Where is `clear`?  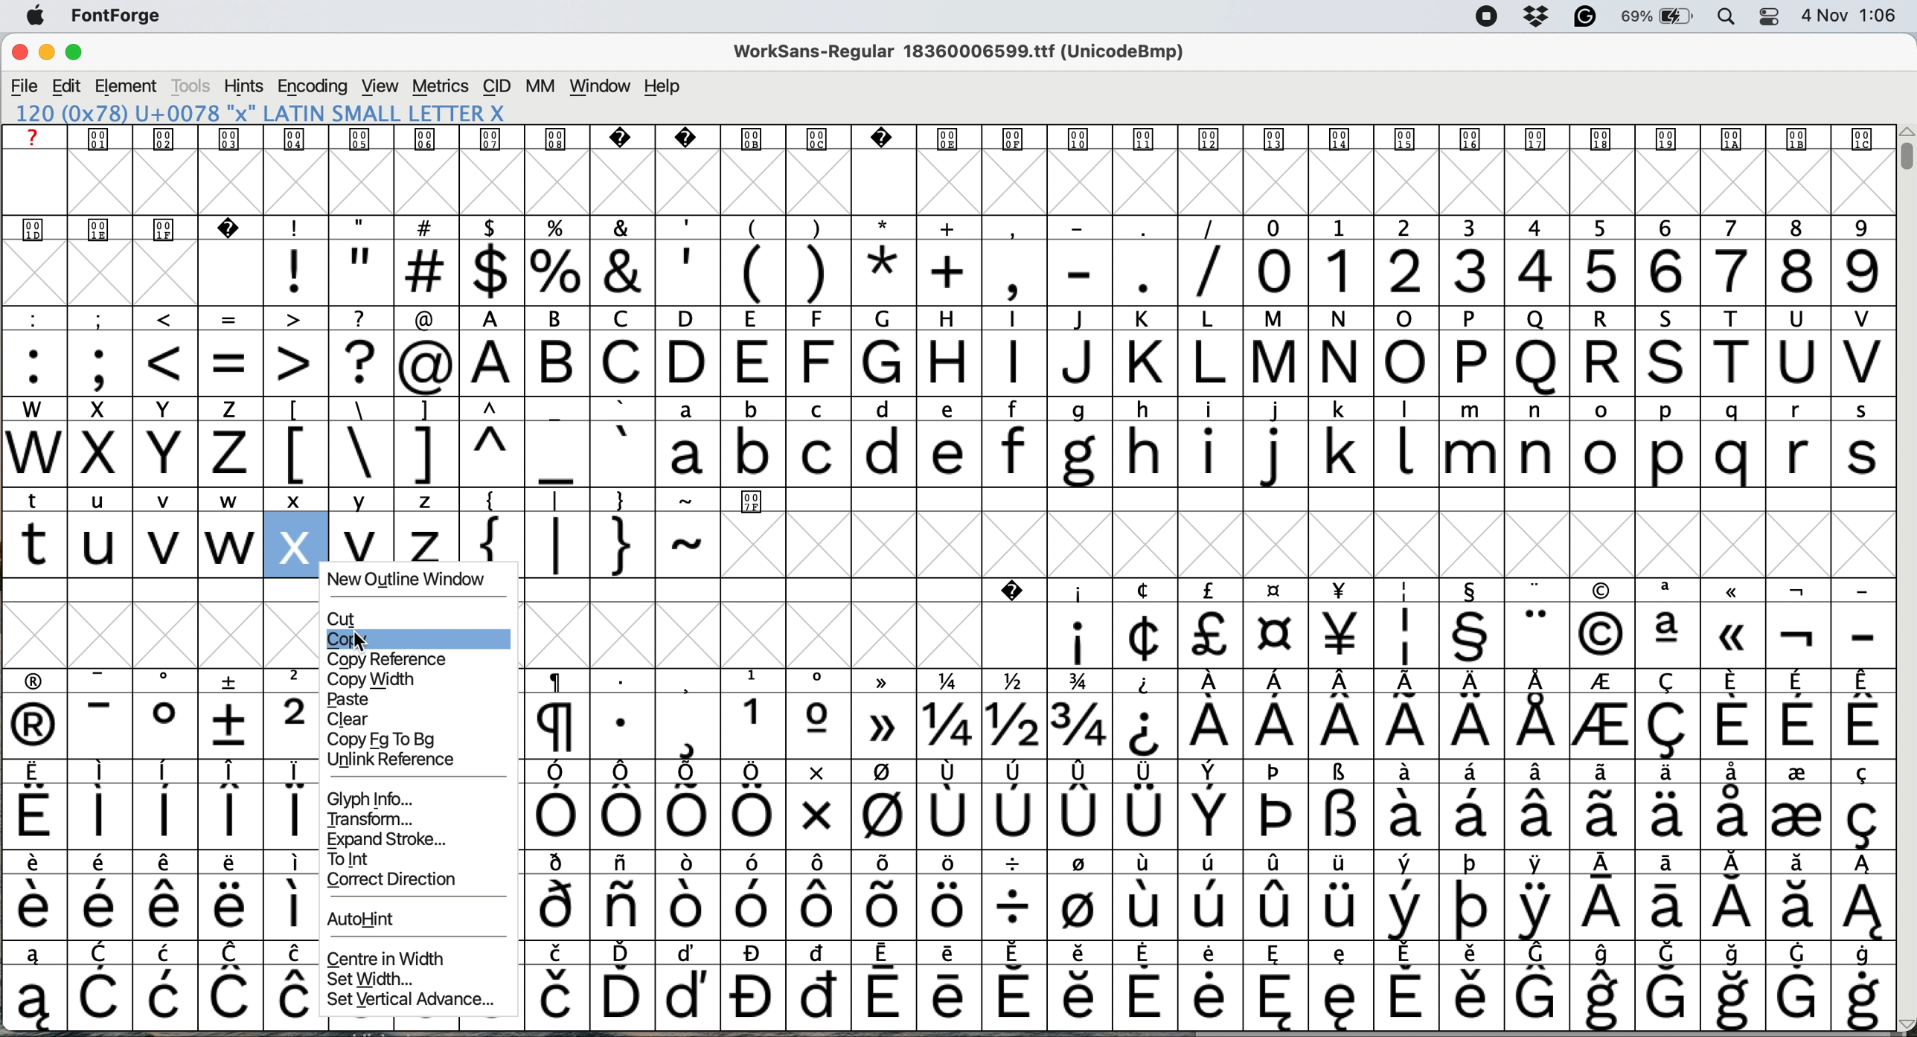 clear is located at coordinates (351, 718).